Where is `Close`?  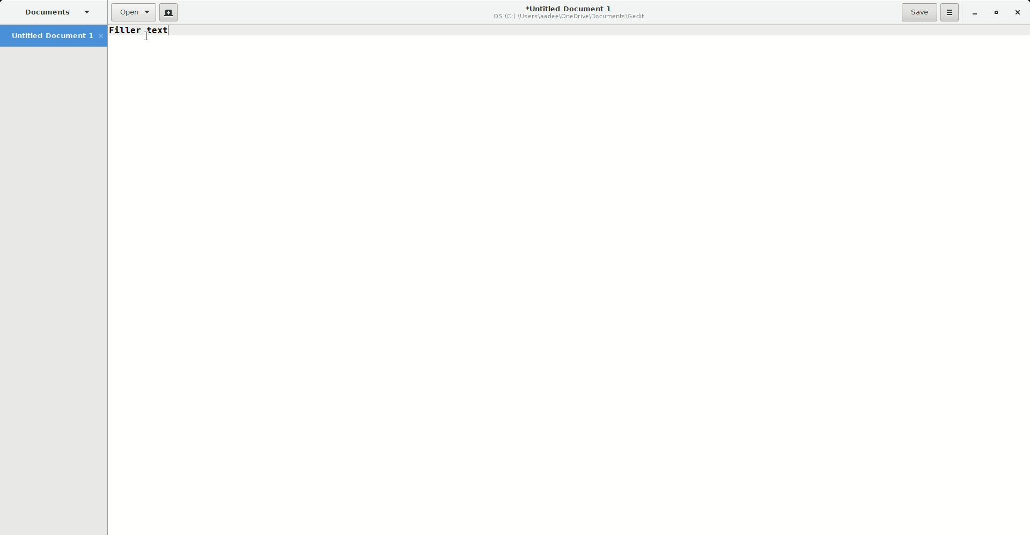 Close is located at coordinates (1019, 13).